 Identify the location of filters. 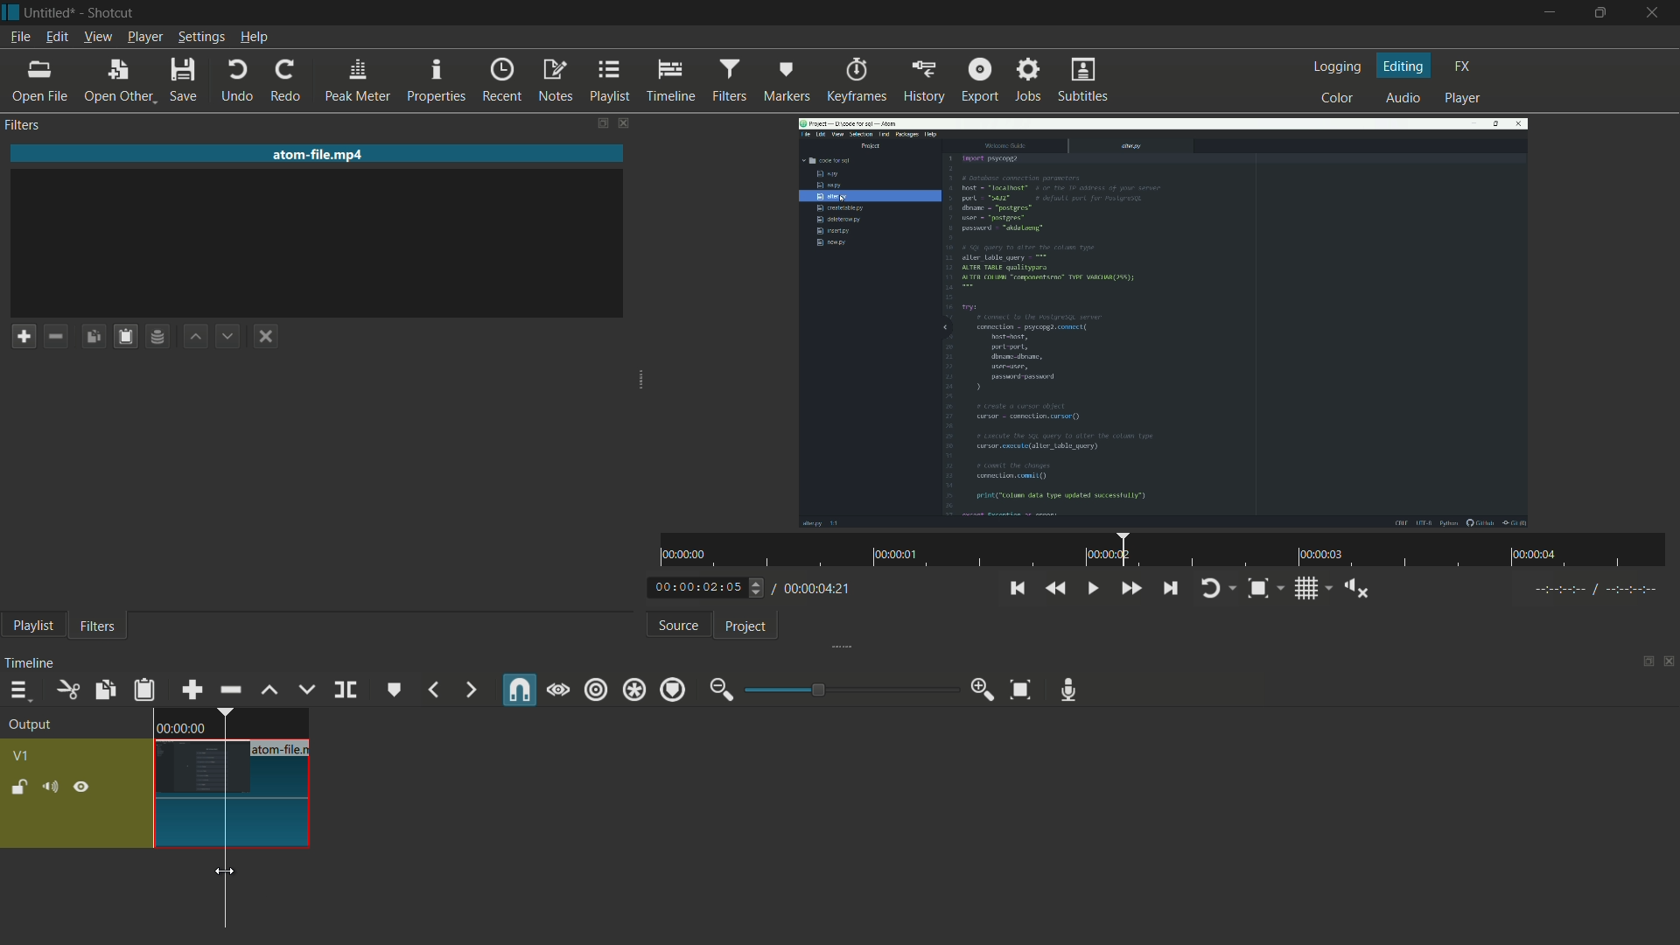
(728, 81).